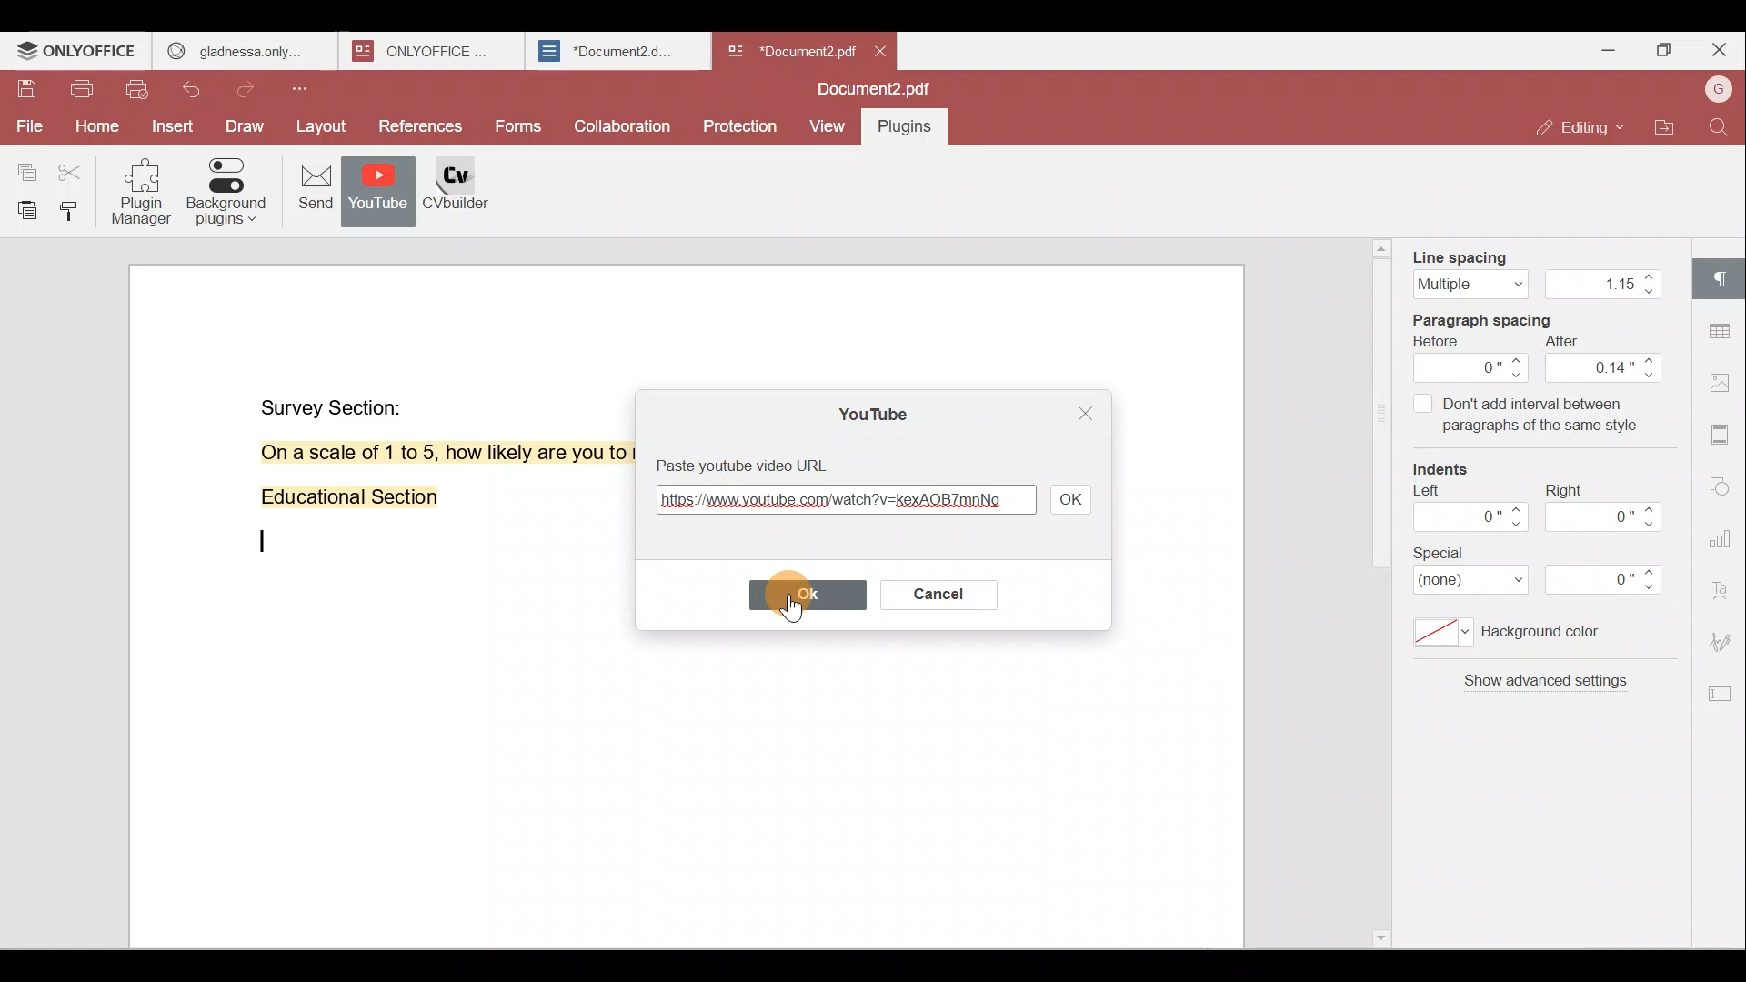 This screenshot has height=982, width=1746. I want to click on ONLYOFFICE, so click(78, 51).